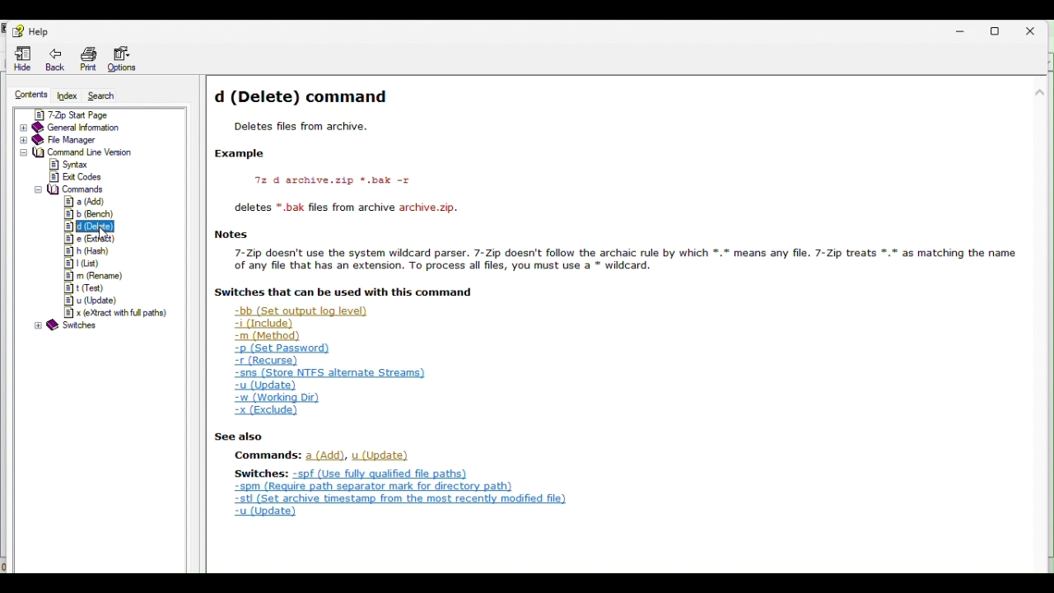 This screenshot has width=1054, height=593. I want to click on d, so click(90, 227).